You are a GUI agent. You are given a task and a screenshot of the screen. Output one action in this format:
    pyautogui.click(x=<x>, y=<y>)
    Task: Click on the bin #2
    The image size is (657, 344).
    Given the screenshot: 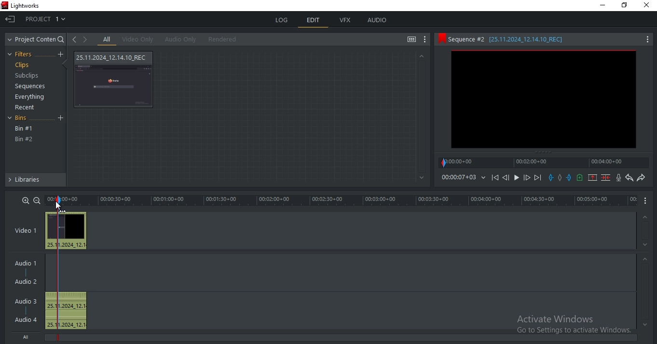 What is the action you would take?
    pyautogui.click(x=24, y=139)
    